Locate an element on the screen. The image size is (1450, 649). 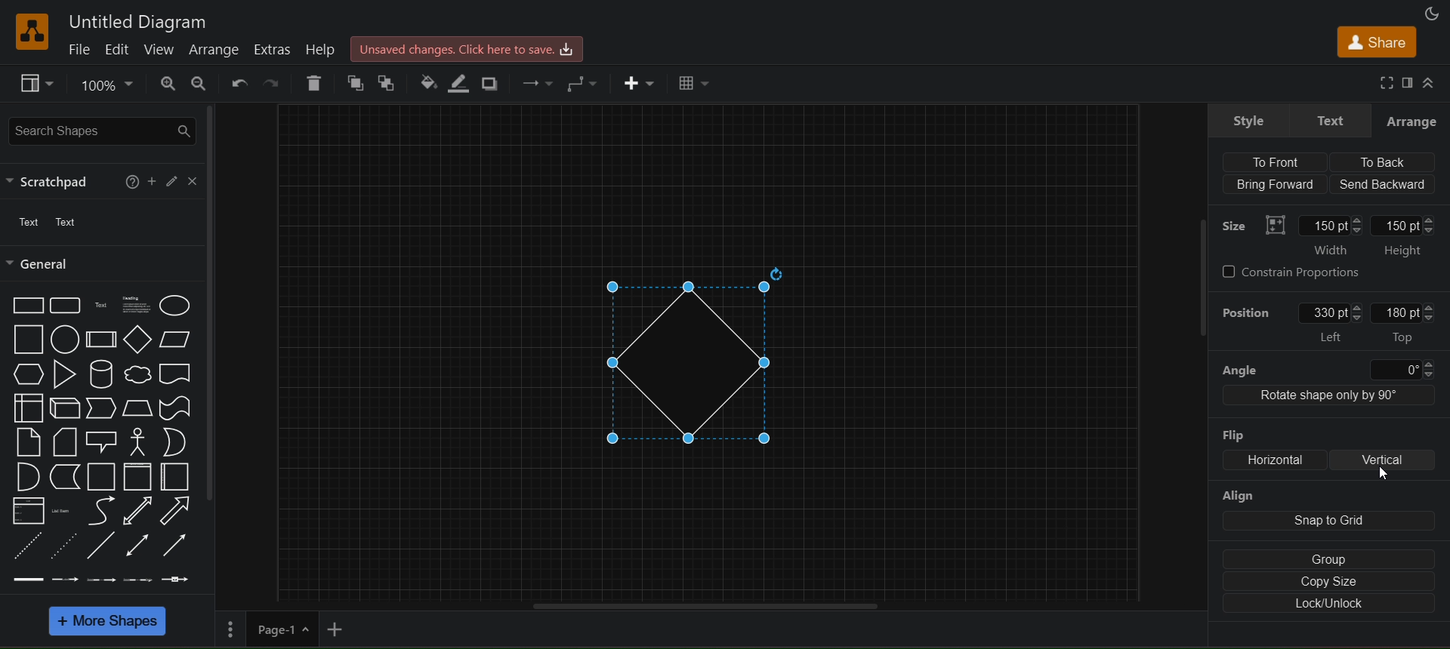
left is located at coordinates (1334, 321).